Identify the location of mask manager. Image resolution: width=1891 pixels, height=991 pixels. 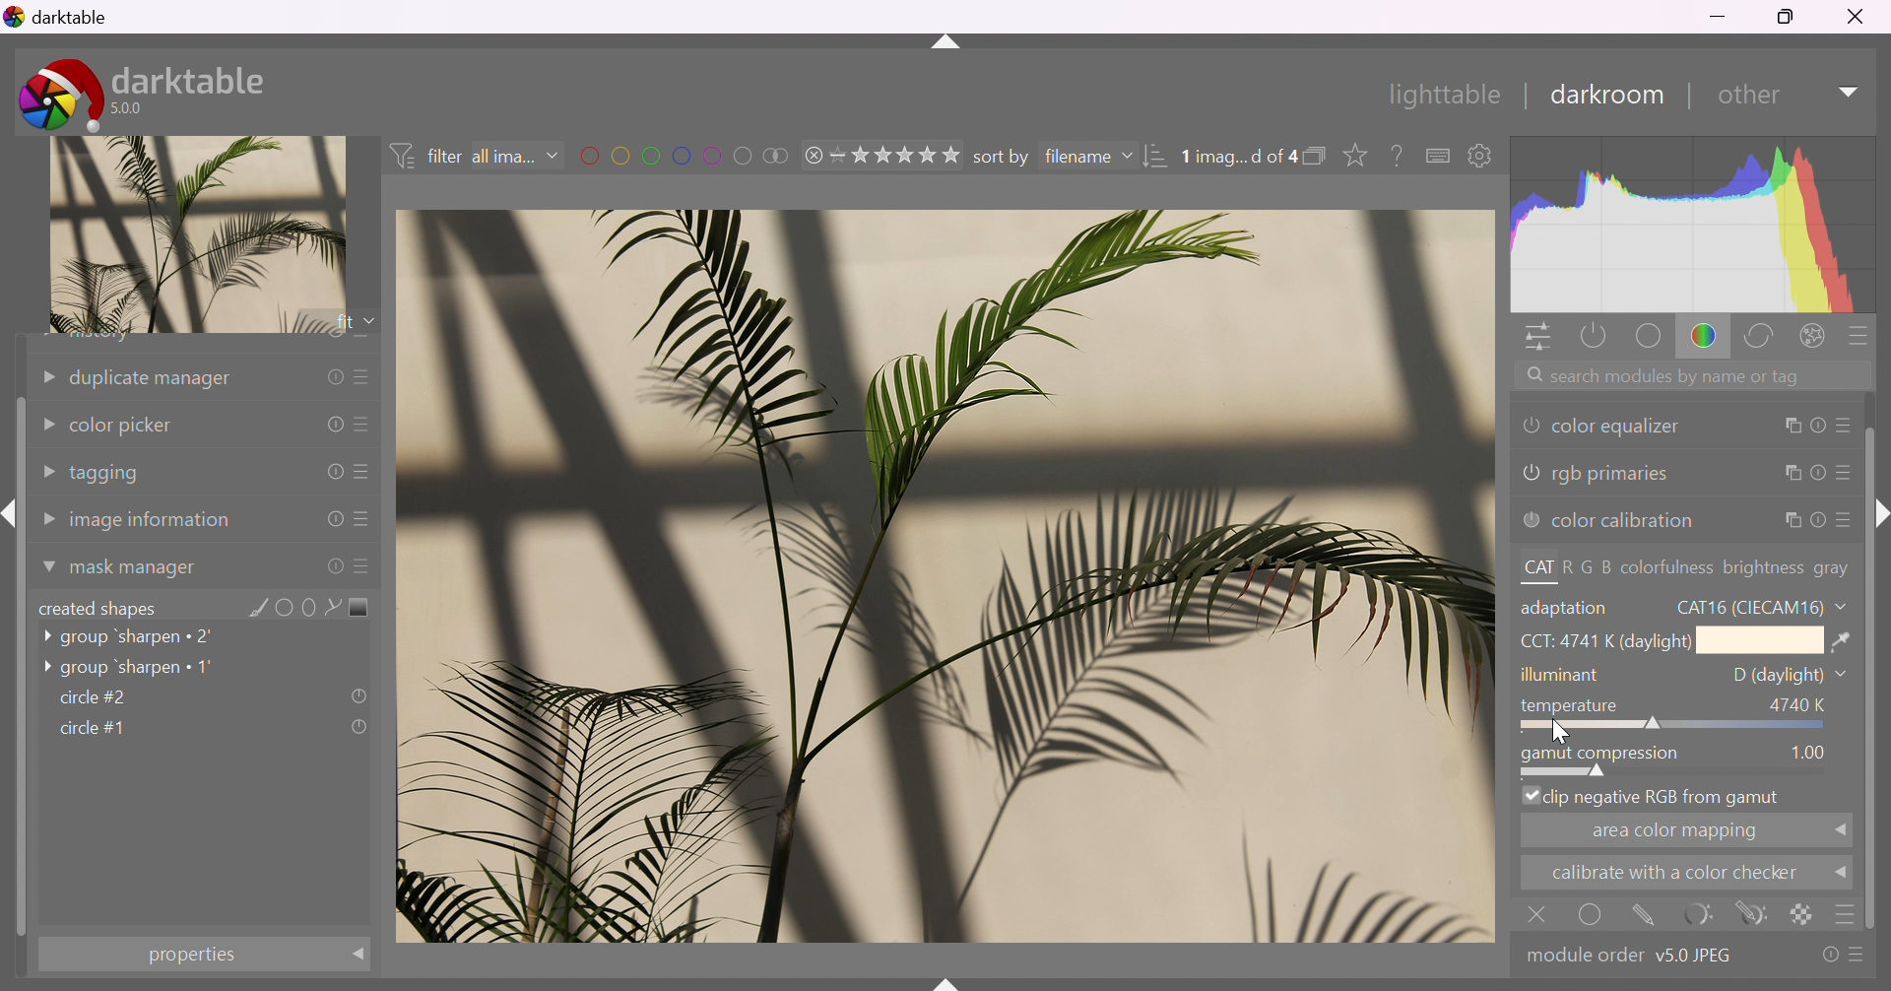
(205, 570).